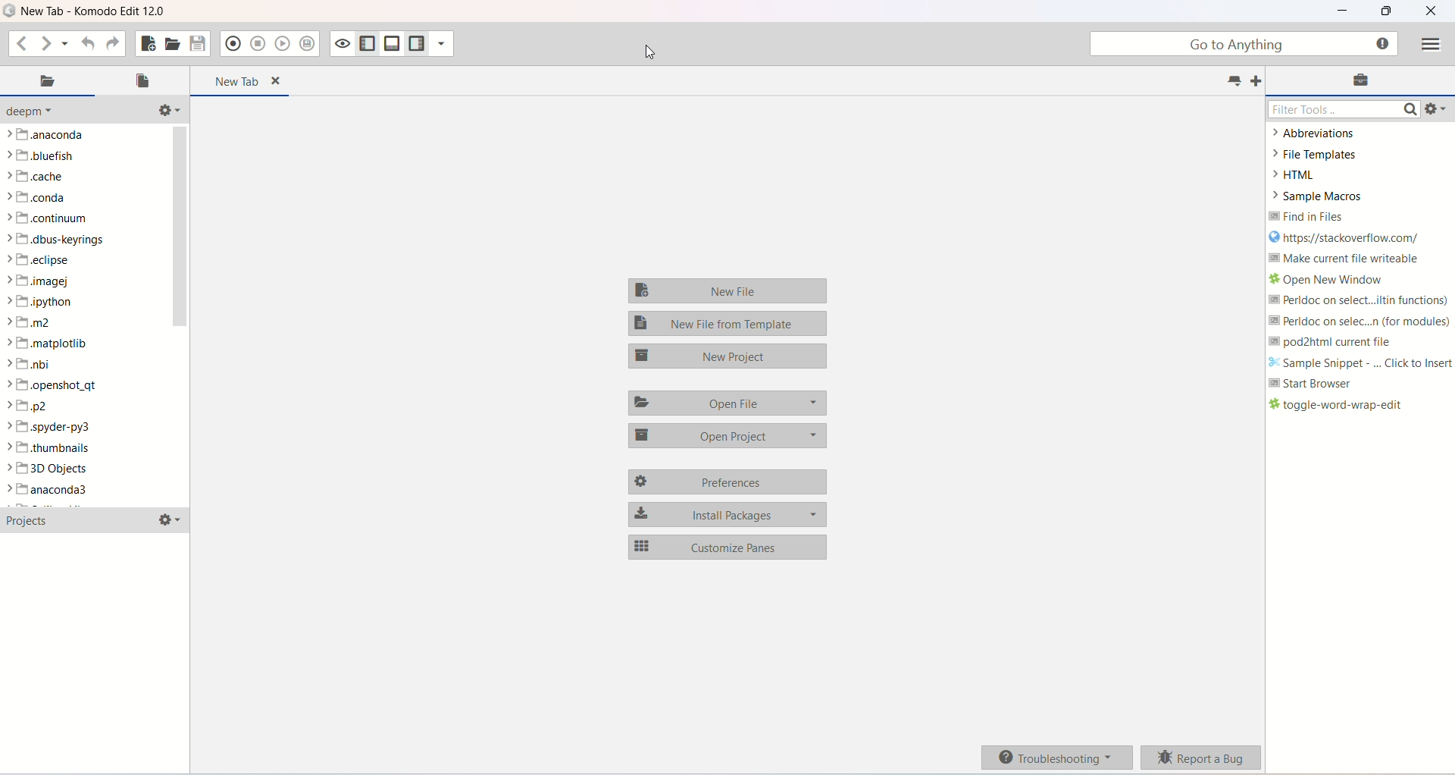  What do you see at coordinates (1313, 135) in the screenshot?
I see `abbreviations` at bounding box center [1313, 135].